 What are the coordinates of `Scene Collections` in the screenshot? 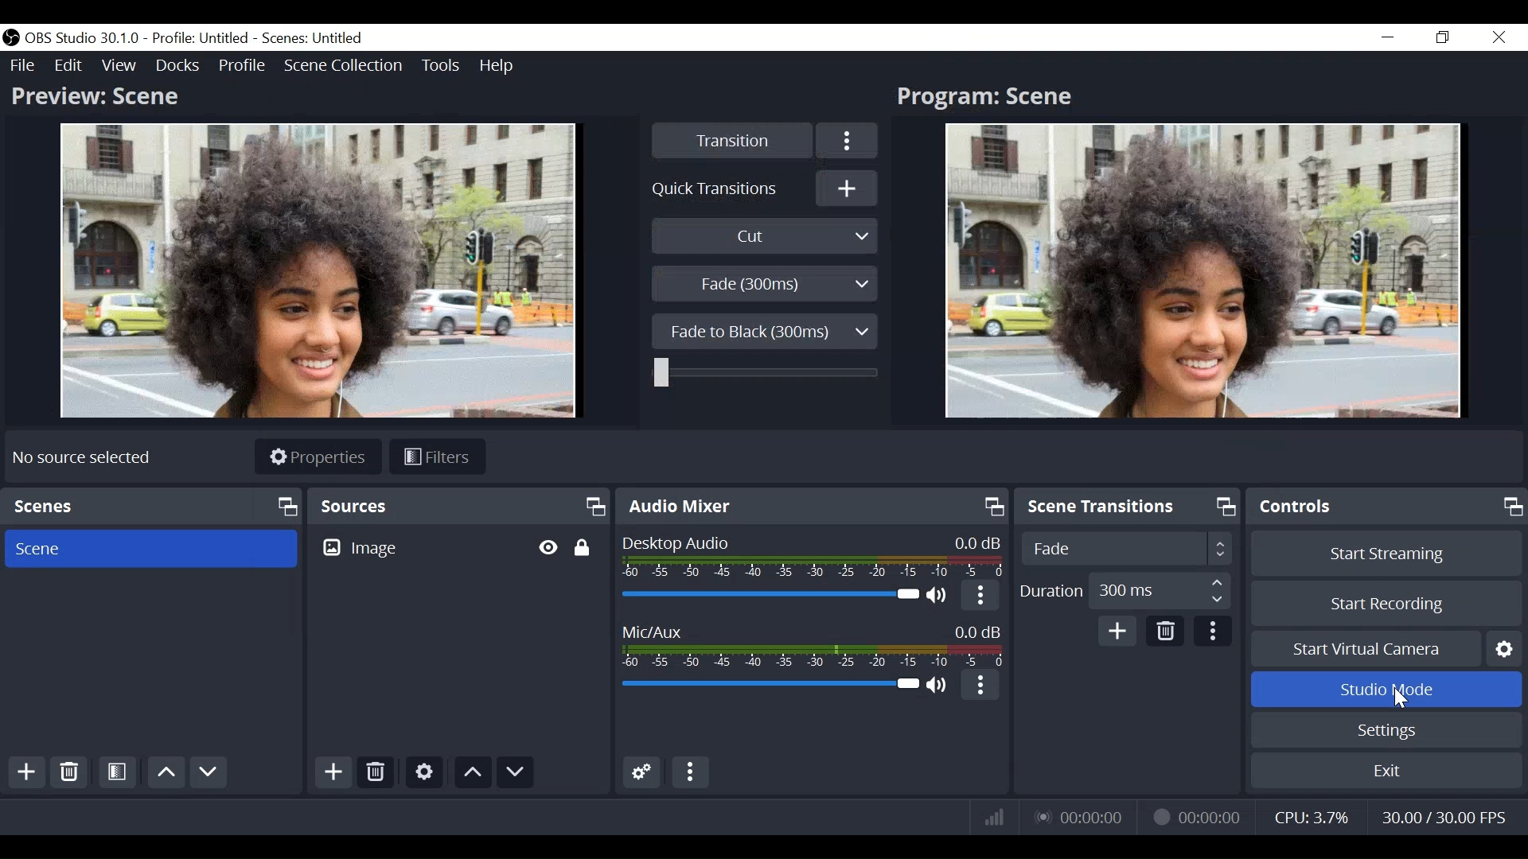 It's located at (343, 67).